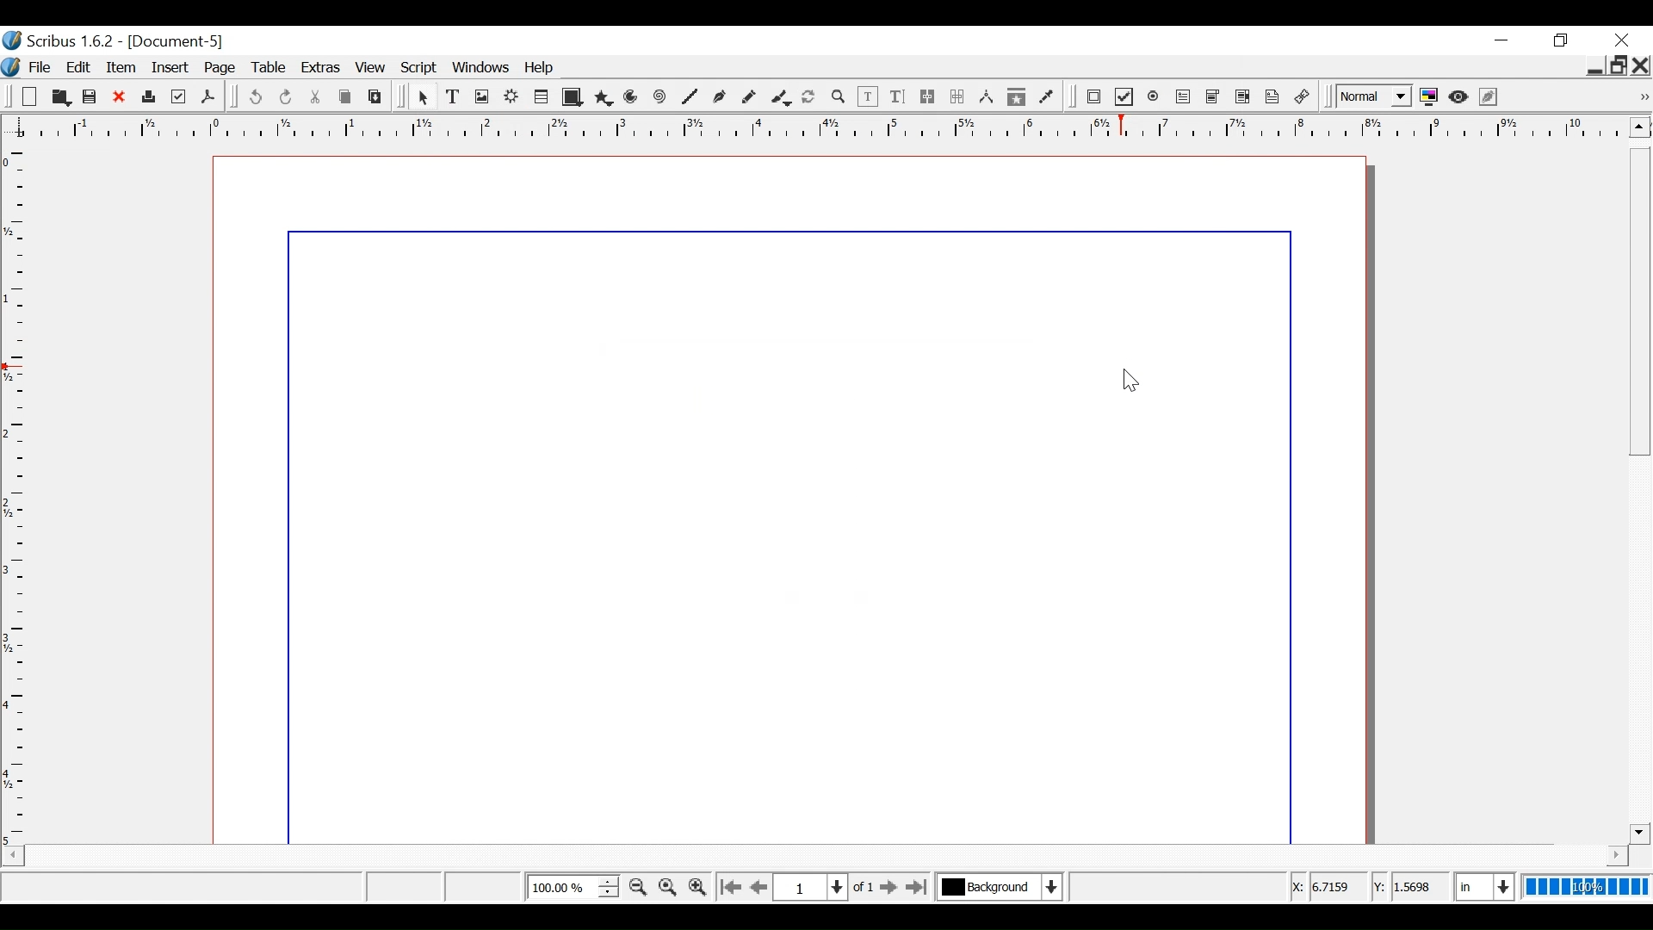  What do you see at coordinates (454, 97) in the screenshot?
I see `Text Frame` at bounding box center [454, 97].